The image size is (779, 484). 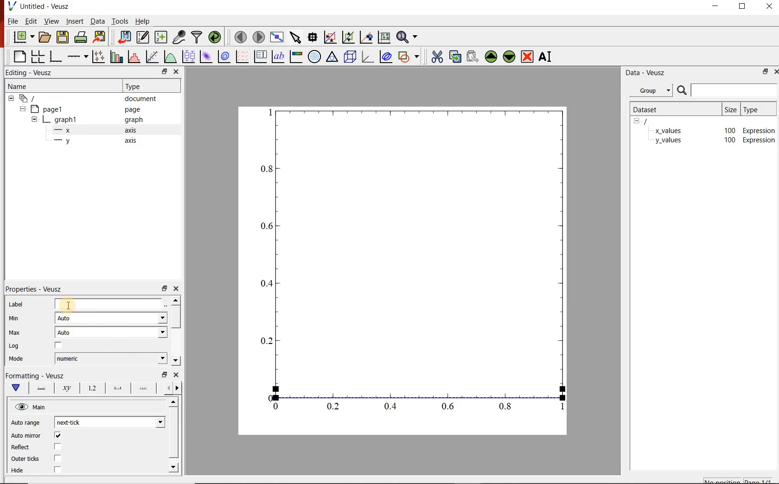 I want to click on minimize, so click(x=715, y=7).